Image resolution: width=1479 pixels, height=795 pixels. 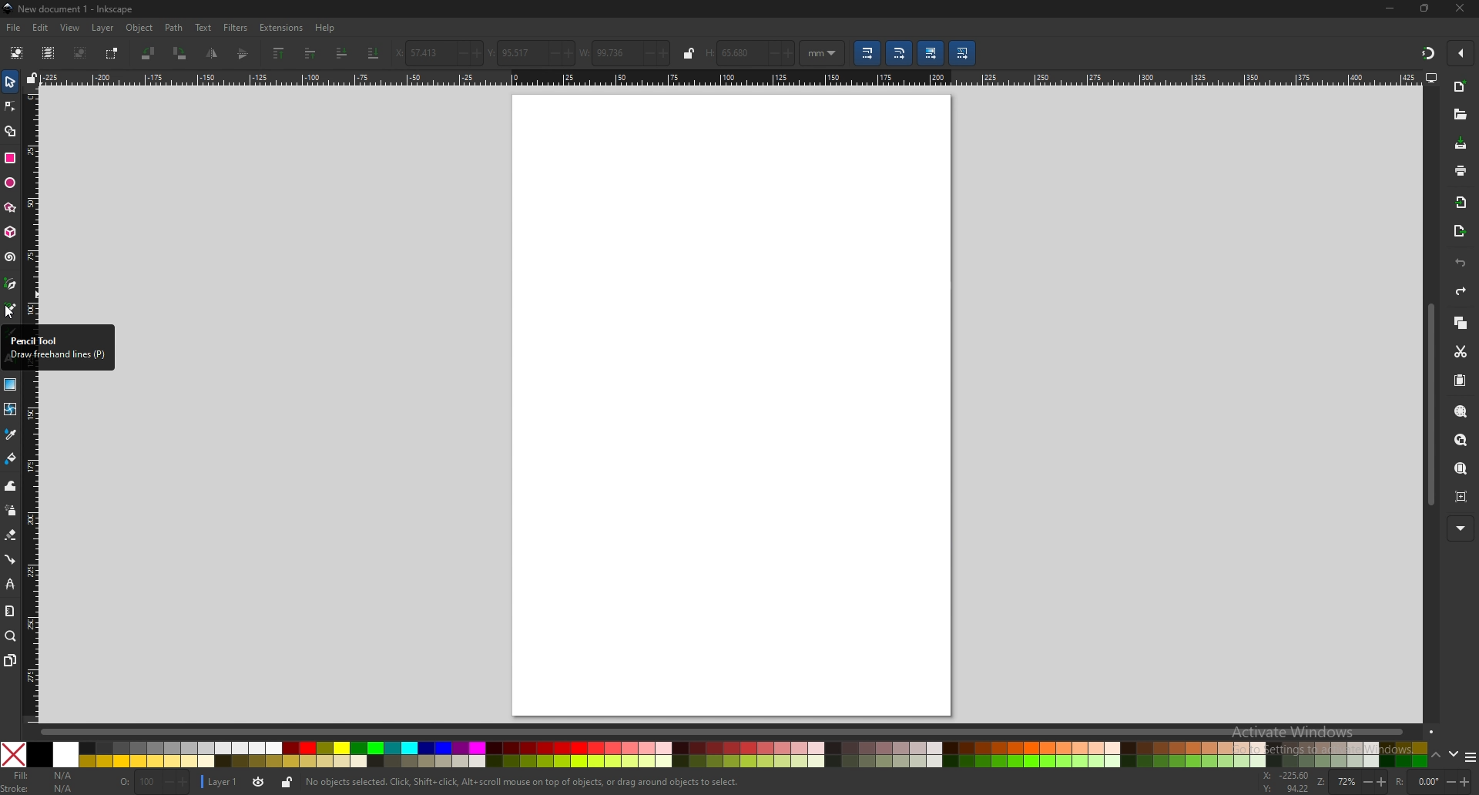 I want to click on Cursor, so click(x=9, y=312).